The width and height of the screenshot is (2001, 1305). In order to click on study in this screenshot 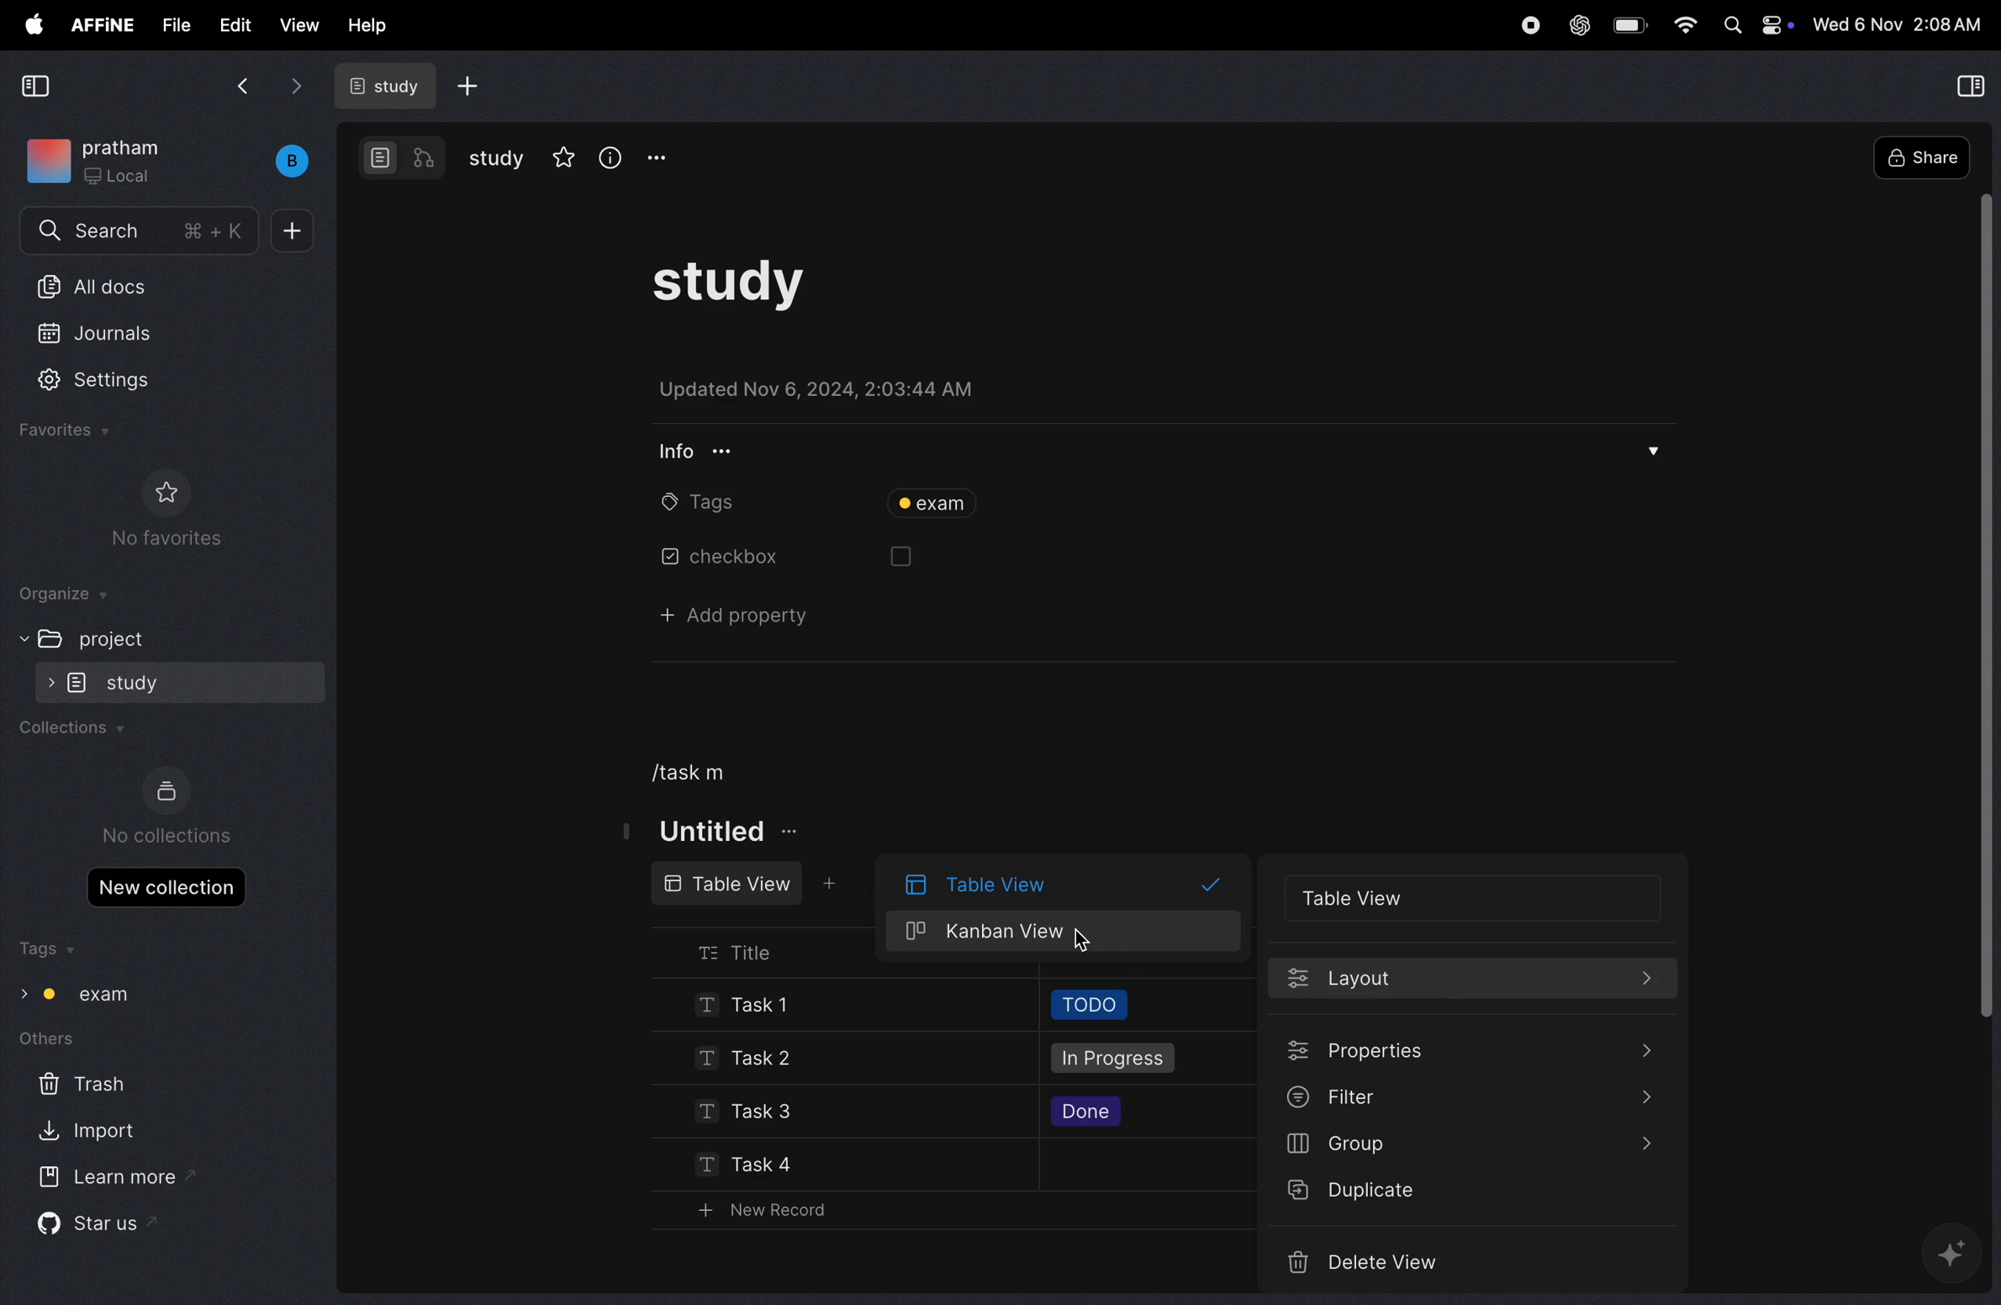, I will do `click(182, 682)`.